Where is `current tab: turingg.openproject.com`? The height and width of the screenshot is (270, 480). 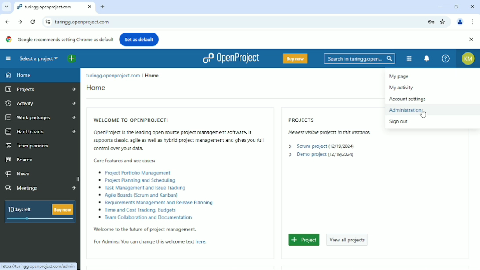
current tab: turingg.openproject.com is located at coordinates (46, 7).